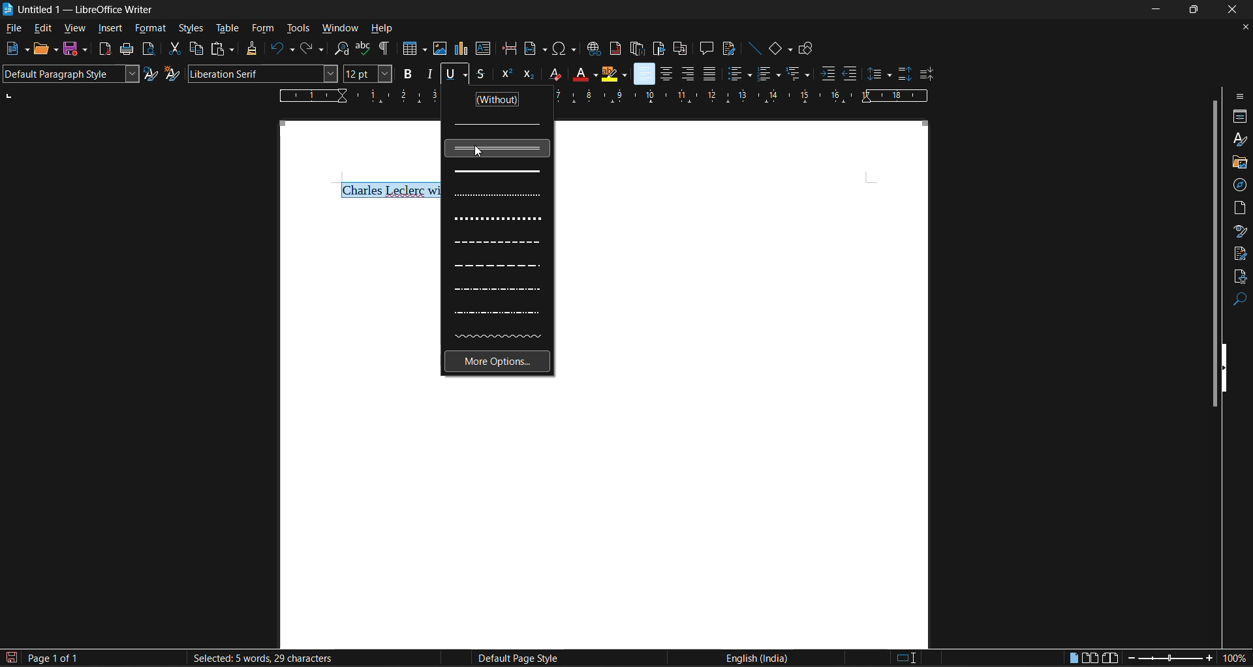 The image size is (1253, 667). What do you see at coordinates (253, 48) in the screenshot?
I see `clone formatting` at bounding box center [253, 48].